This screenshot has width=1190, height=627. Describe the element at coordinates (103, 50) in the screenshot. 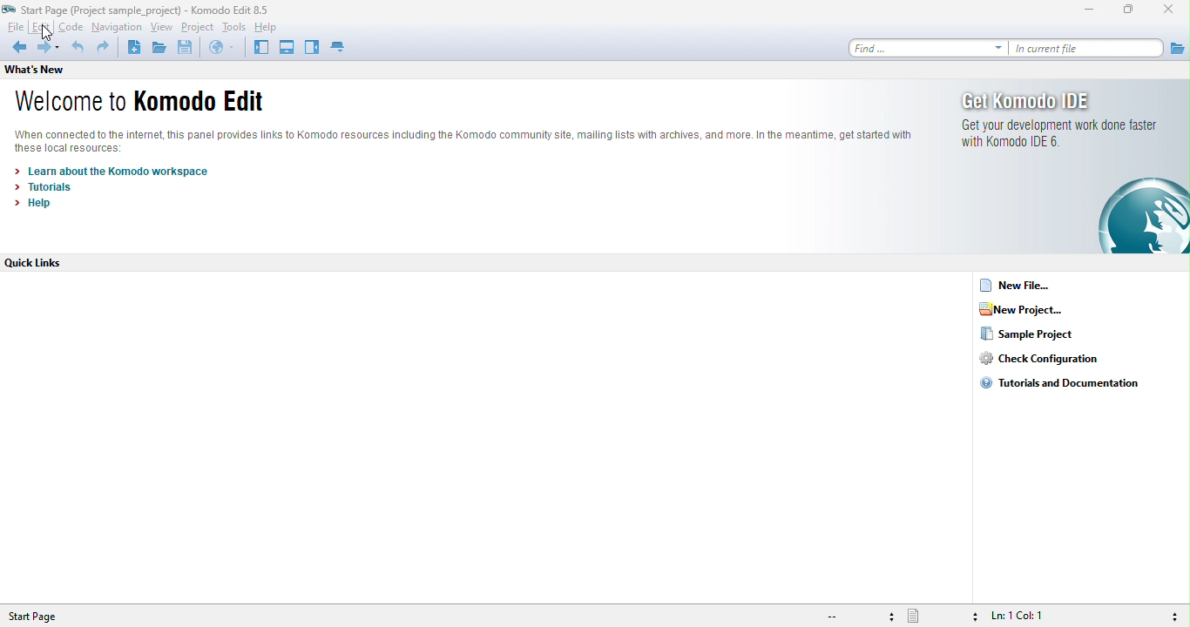

I see `redo` at that location.